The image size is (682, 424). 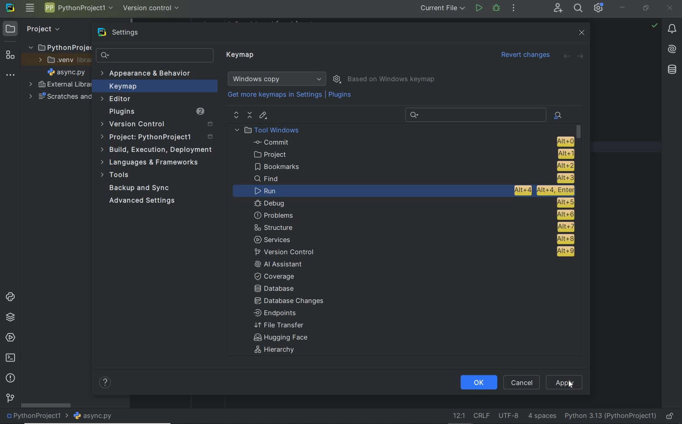 What do you see at coordinates (284, 264) in the screenshot?
I see `AI Assistant` at bounding box center [284, 264].